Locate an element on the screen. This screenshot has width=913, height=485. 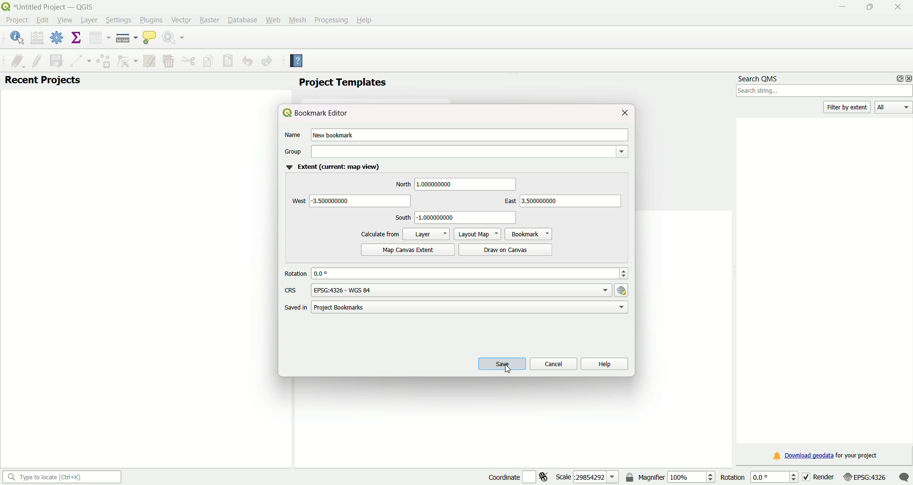
text box is located at coordinates (467, 218).